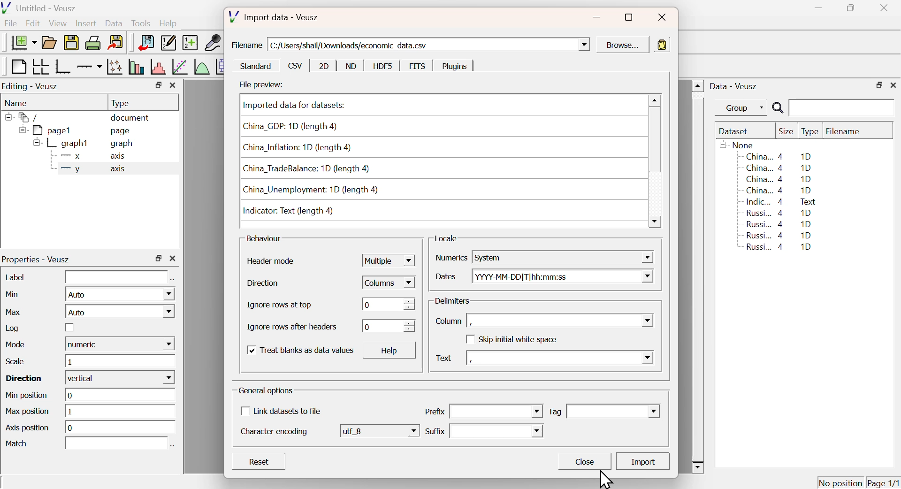  Describe the element at coordinates (200, 67) in the screenshot. I see `Plot a function` at that location.